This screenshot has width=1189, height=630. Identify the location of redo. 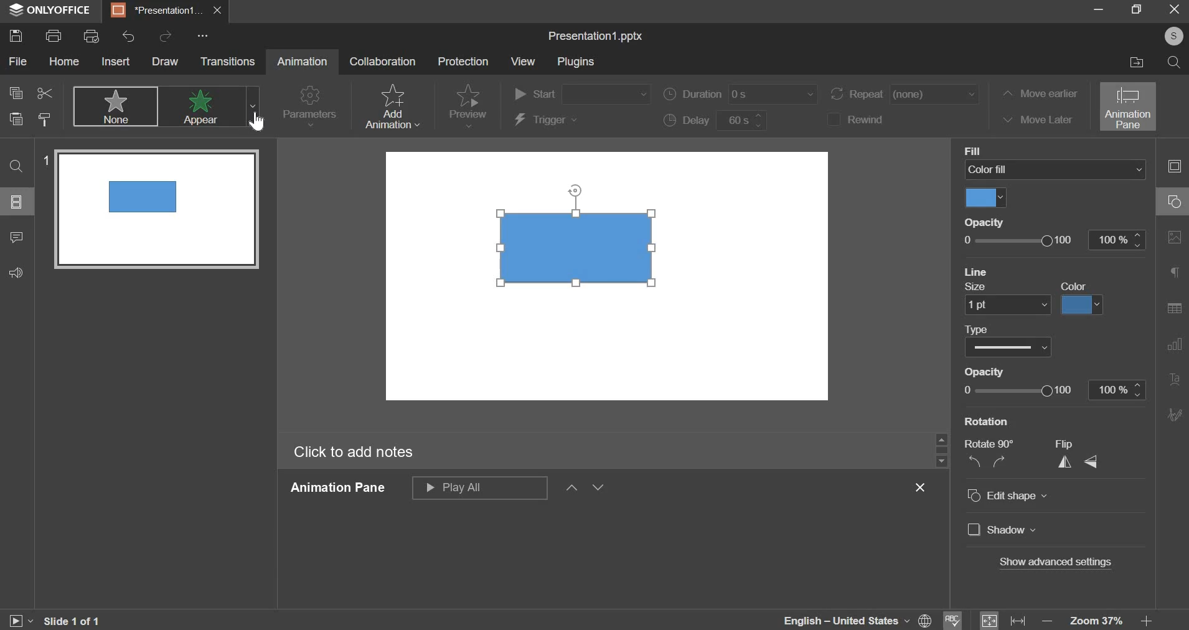
(165, 37).